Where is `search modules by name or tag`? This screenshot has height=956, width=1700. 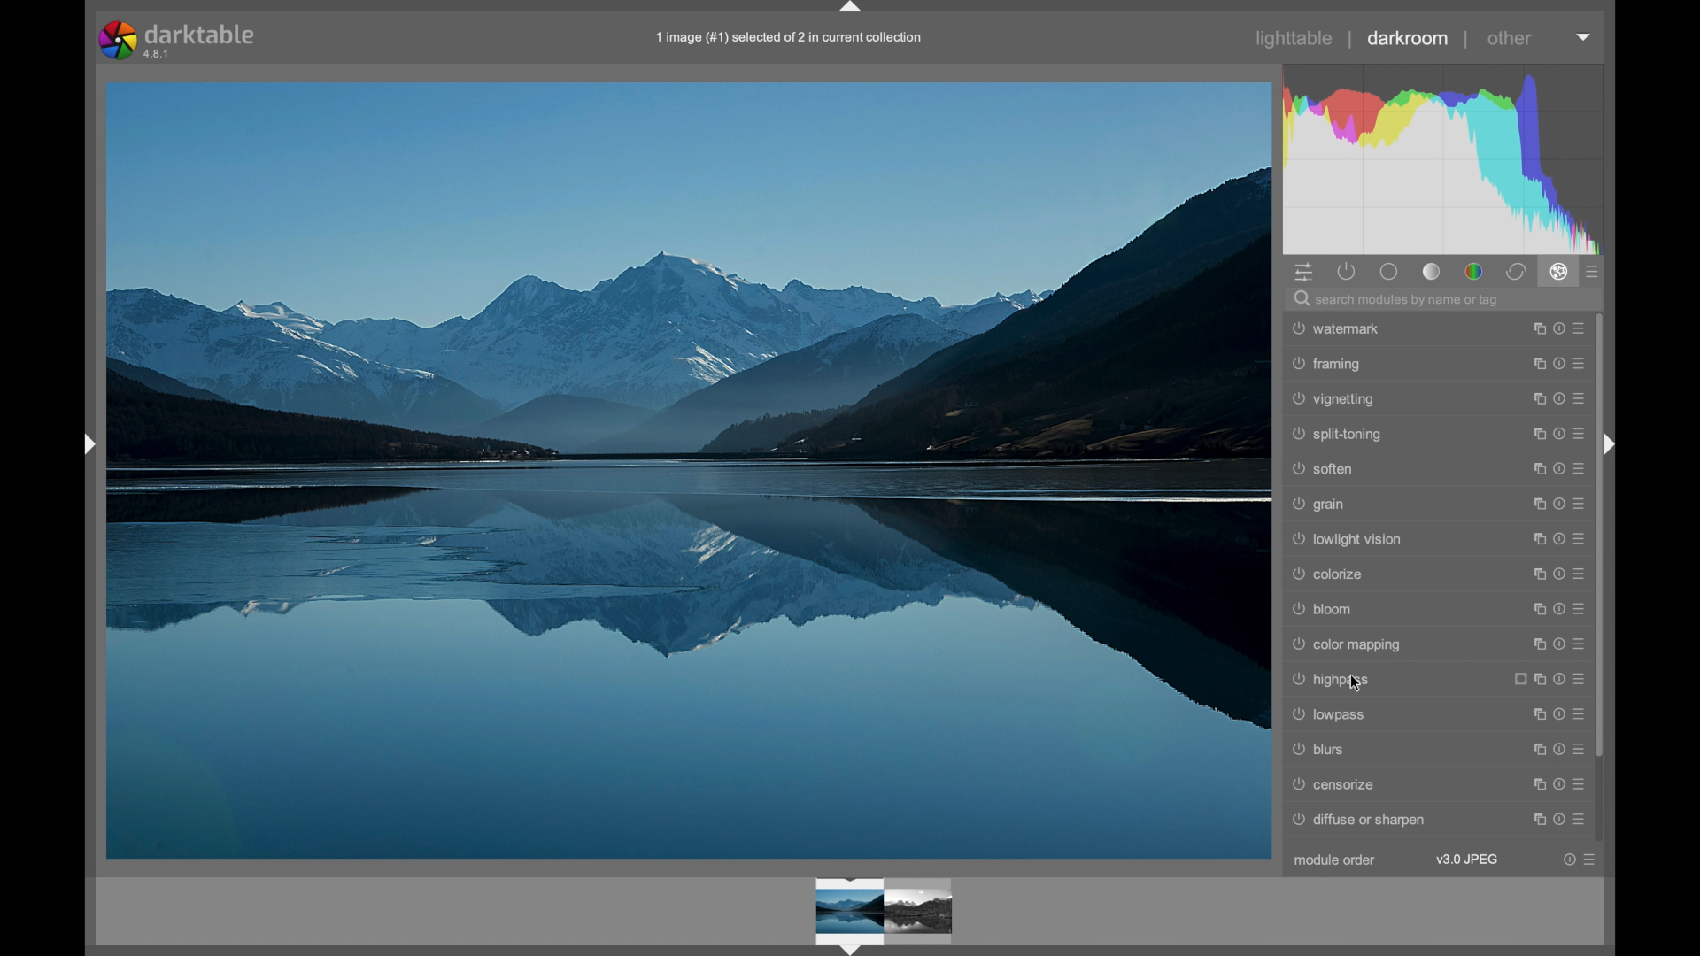 search modules by name or tag is located at coordinates (1396, 301).